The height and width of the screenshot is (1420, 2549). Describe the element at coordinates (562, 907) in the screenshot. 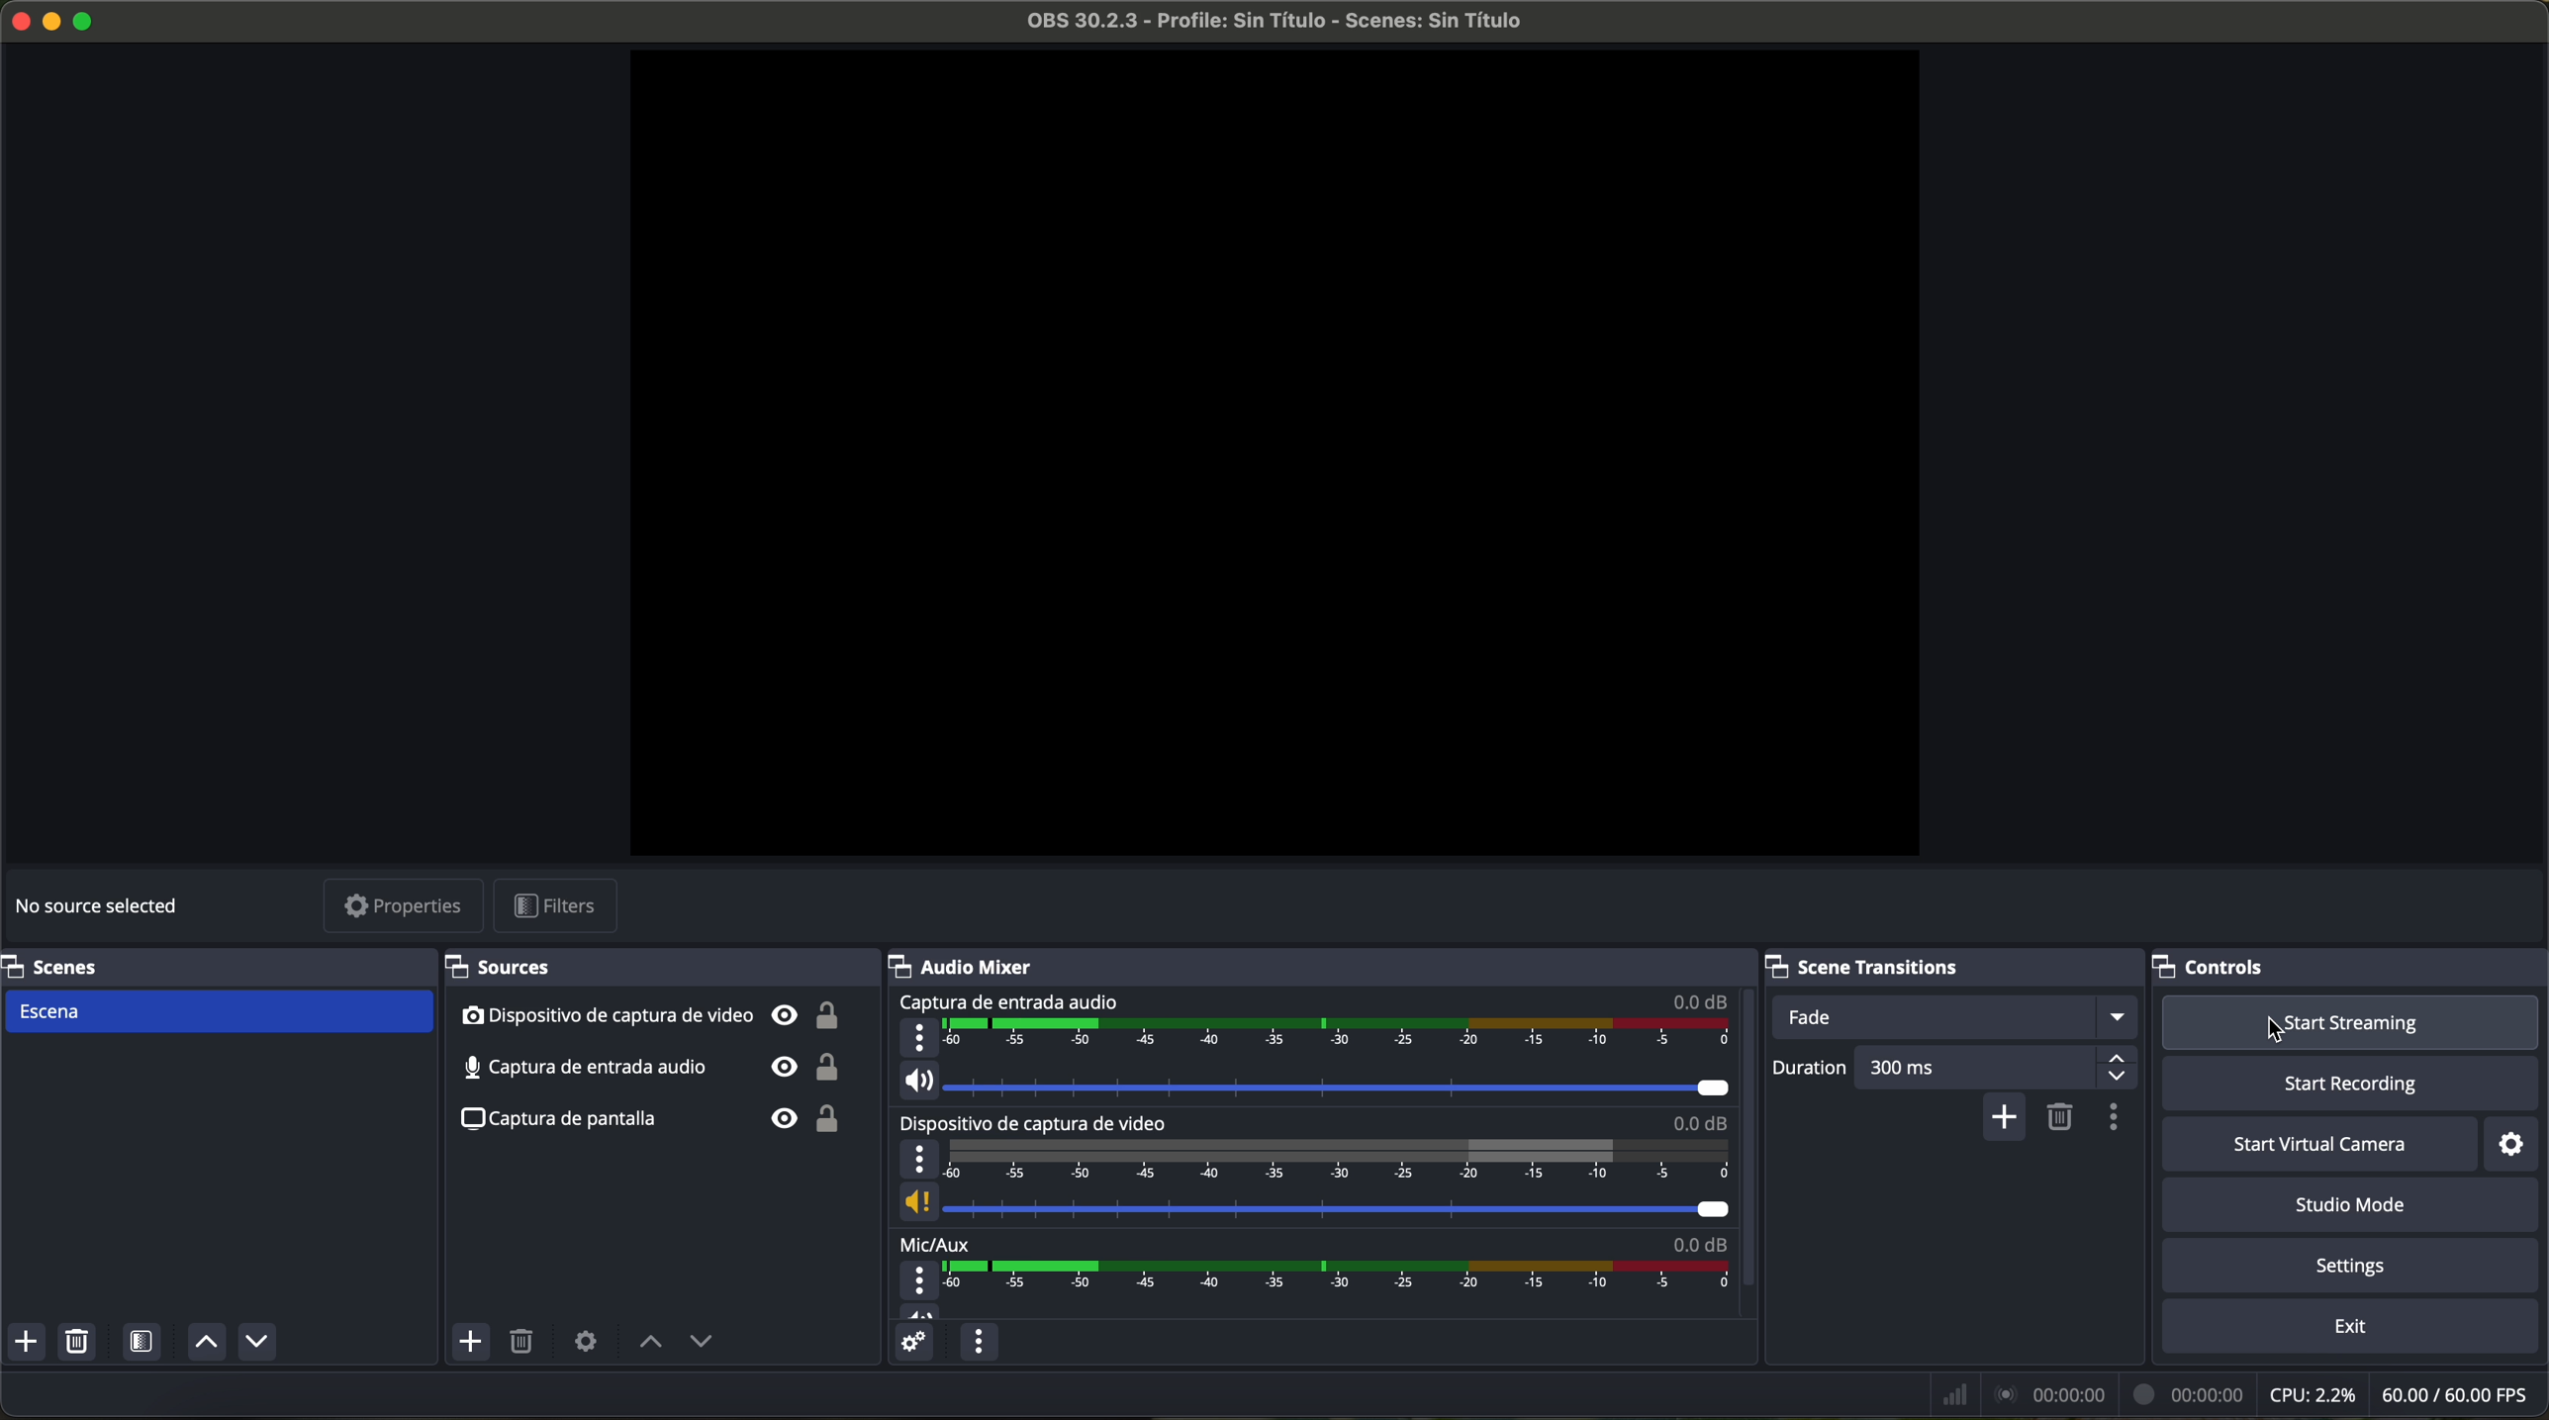

I see `filters` at that location.